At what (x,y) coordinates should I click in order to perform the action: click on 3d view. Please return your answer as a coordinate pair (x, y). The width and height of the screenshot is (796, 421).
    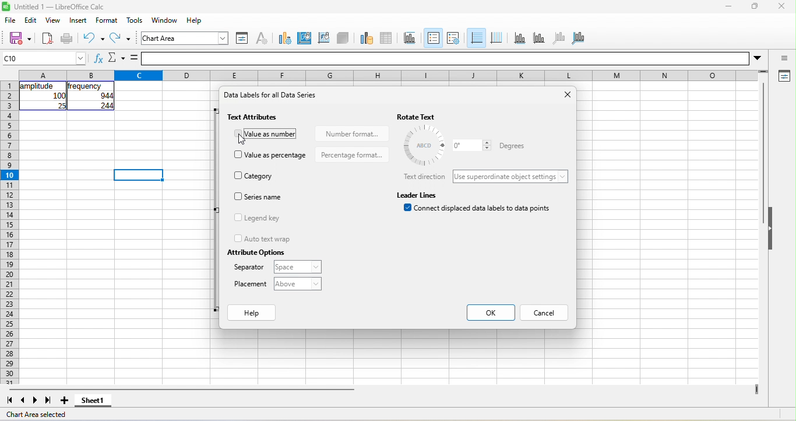
    Looking at the image, I should click on (343, 37).